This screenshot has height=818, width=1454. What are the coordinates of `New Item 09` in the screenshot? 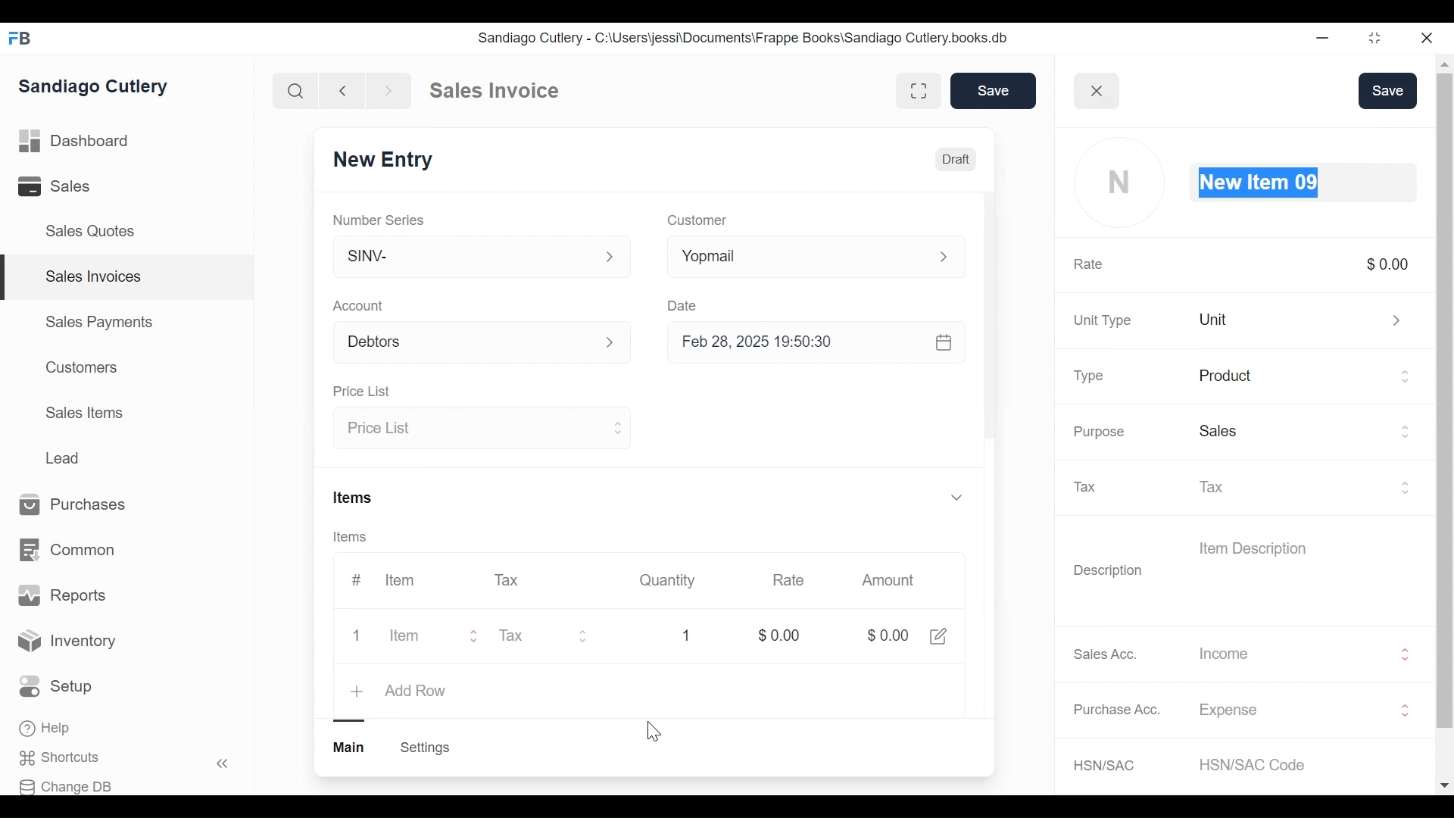 It's located at (1306, 184).